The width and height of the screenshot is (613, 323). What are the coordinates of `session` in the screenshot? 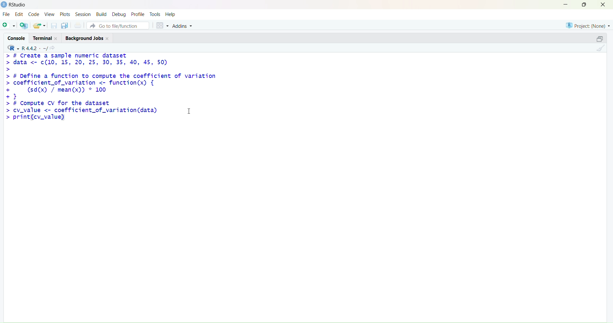 It's located at (83, 14).